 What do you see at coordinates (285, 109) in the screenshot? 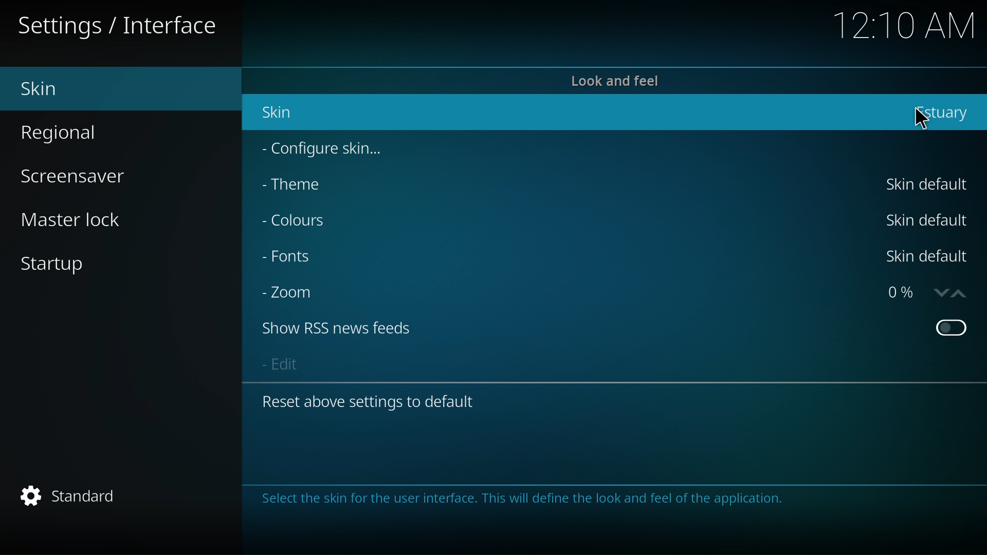
I see `skin` at bounding box center [285, 109].